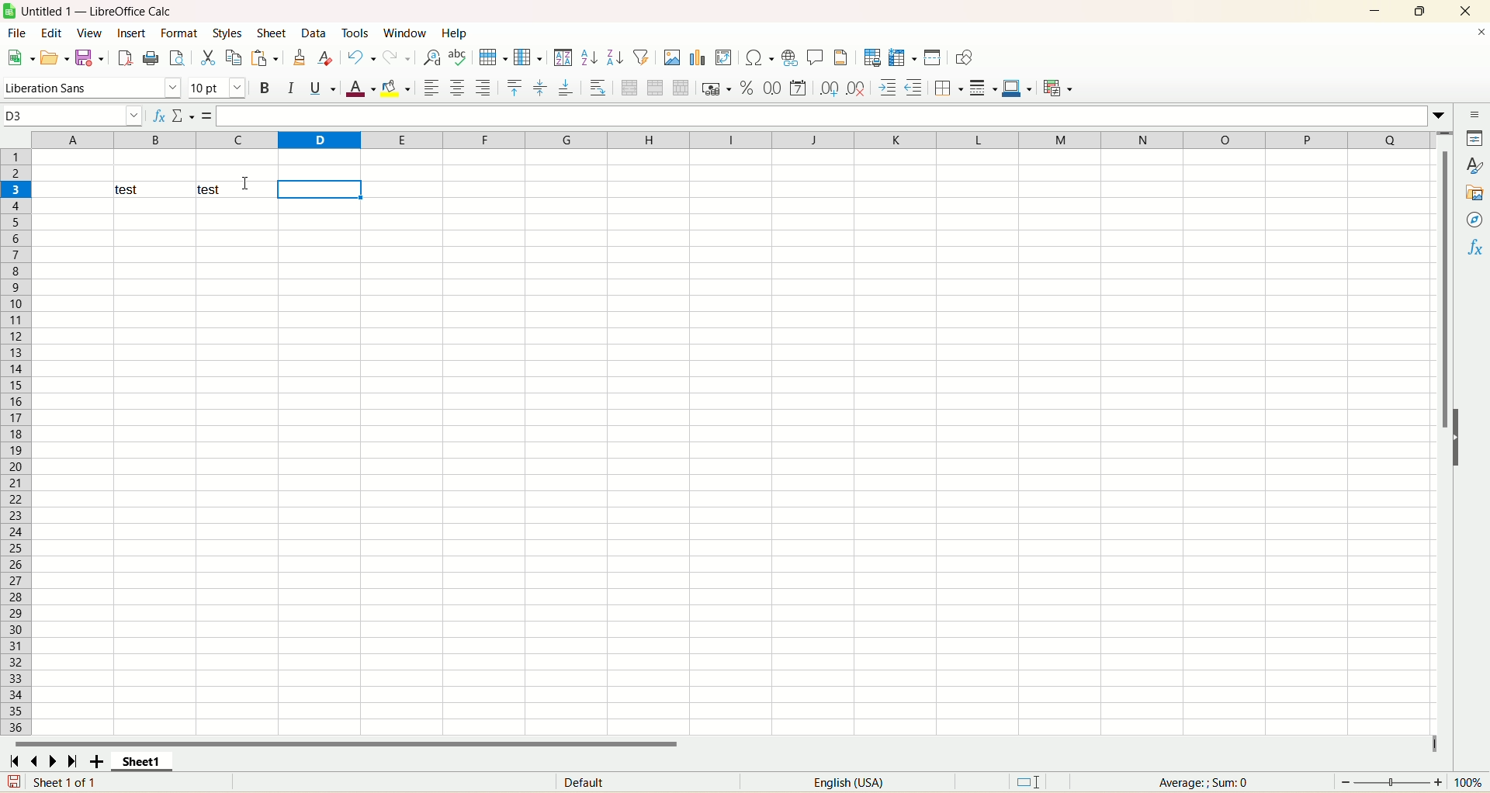 The image size is (1490, 793). I want to click on split window, so click(932, 57).